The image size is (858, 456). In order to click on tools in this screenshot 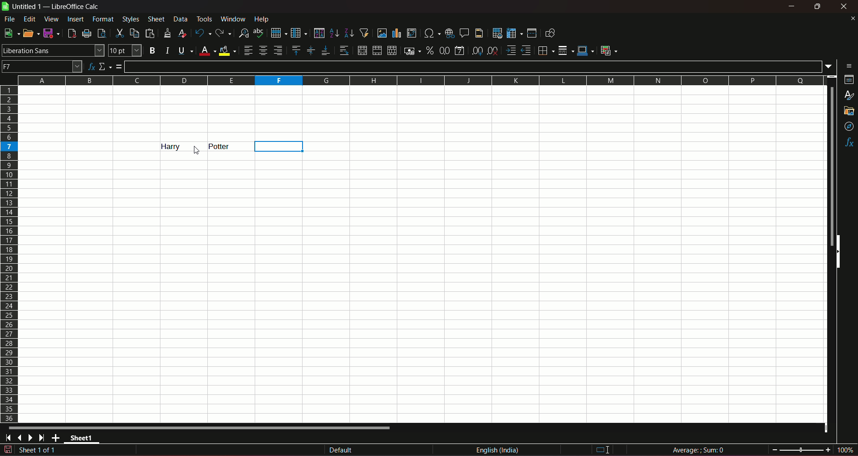, I will do `click(205, 19)`.